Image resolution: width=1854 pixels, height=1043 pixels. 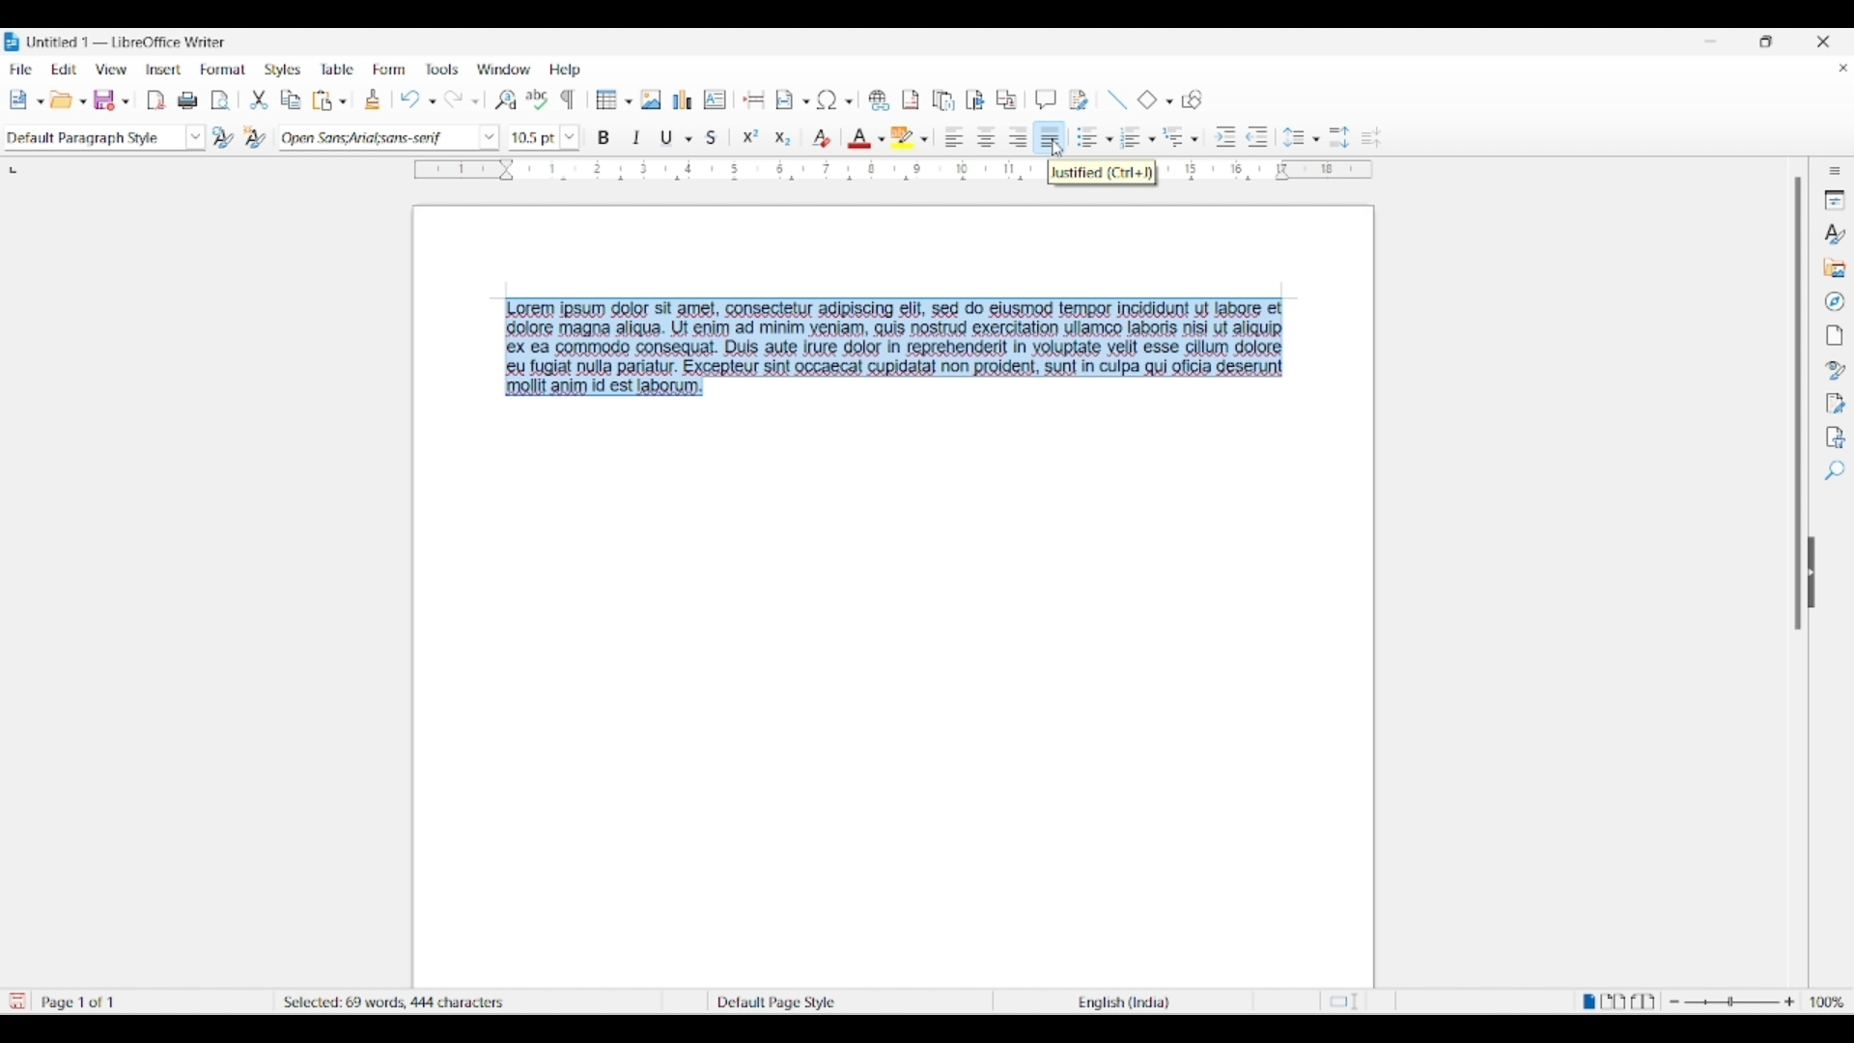 What do you see at coordinates (568, 99) in the screenshot?
I see `Toggle formatting marks` at bounding box center [568, 99].